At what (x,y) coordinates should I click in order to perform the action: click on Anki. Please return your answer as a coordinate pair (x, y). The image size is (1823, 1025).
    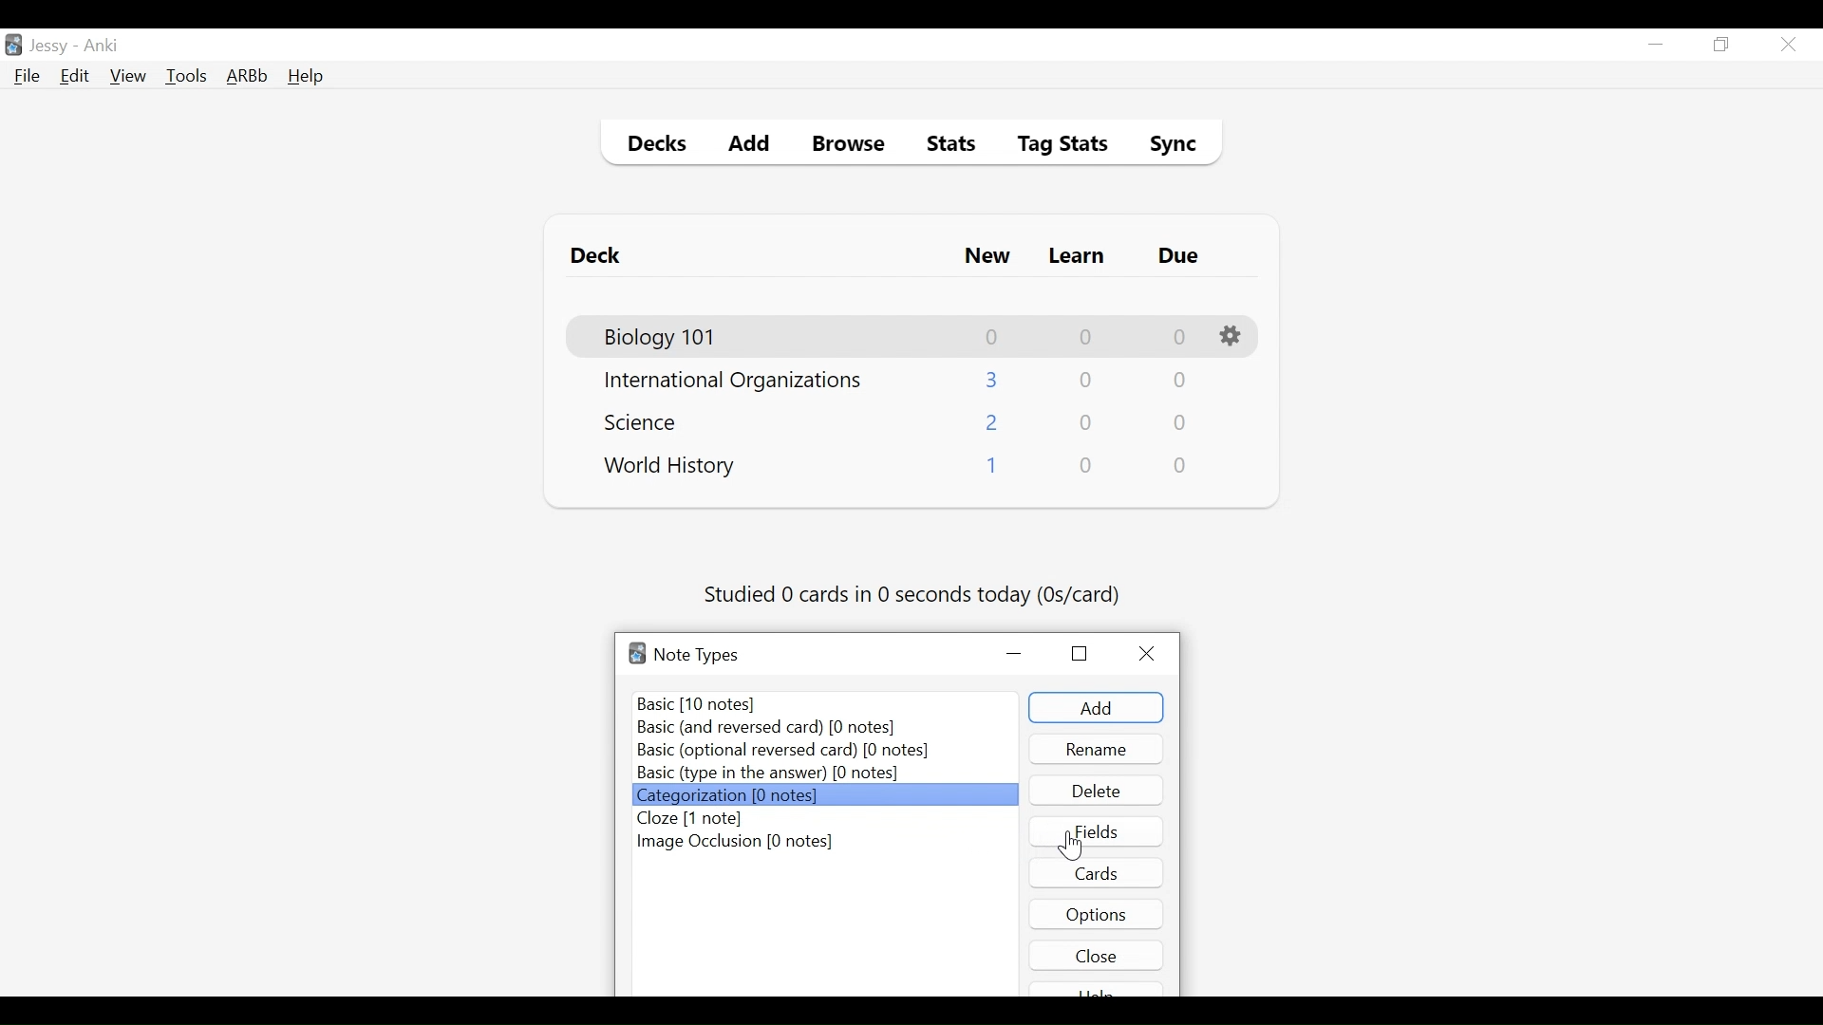
    Looking at the image, I should click on (102, 46).